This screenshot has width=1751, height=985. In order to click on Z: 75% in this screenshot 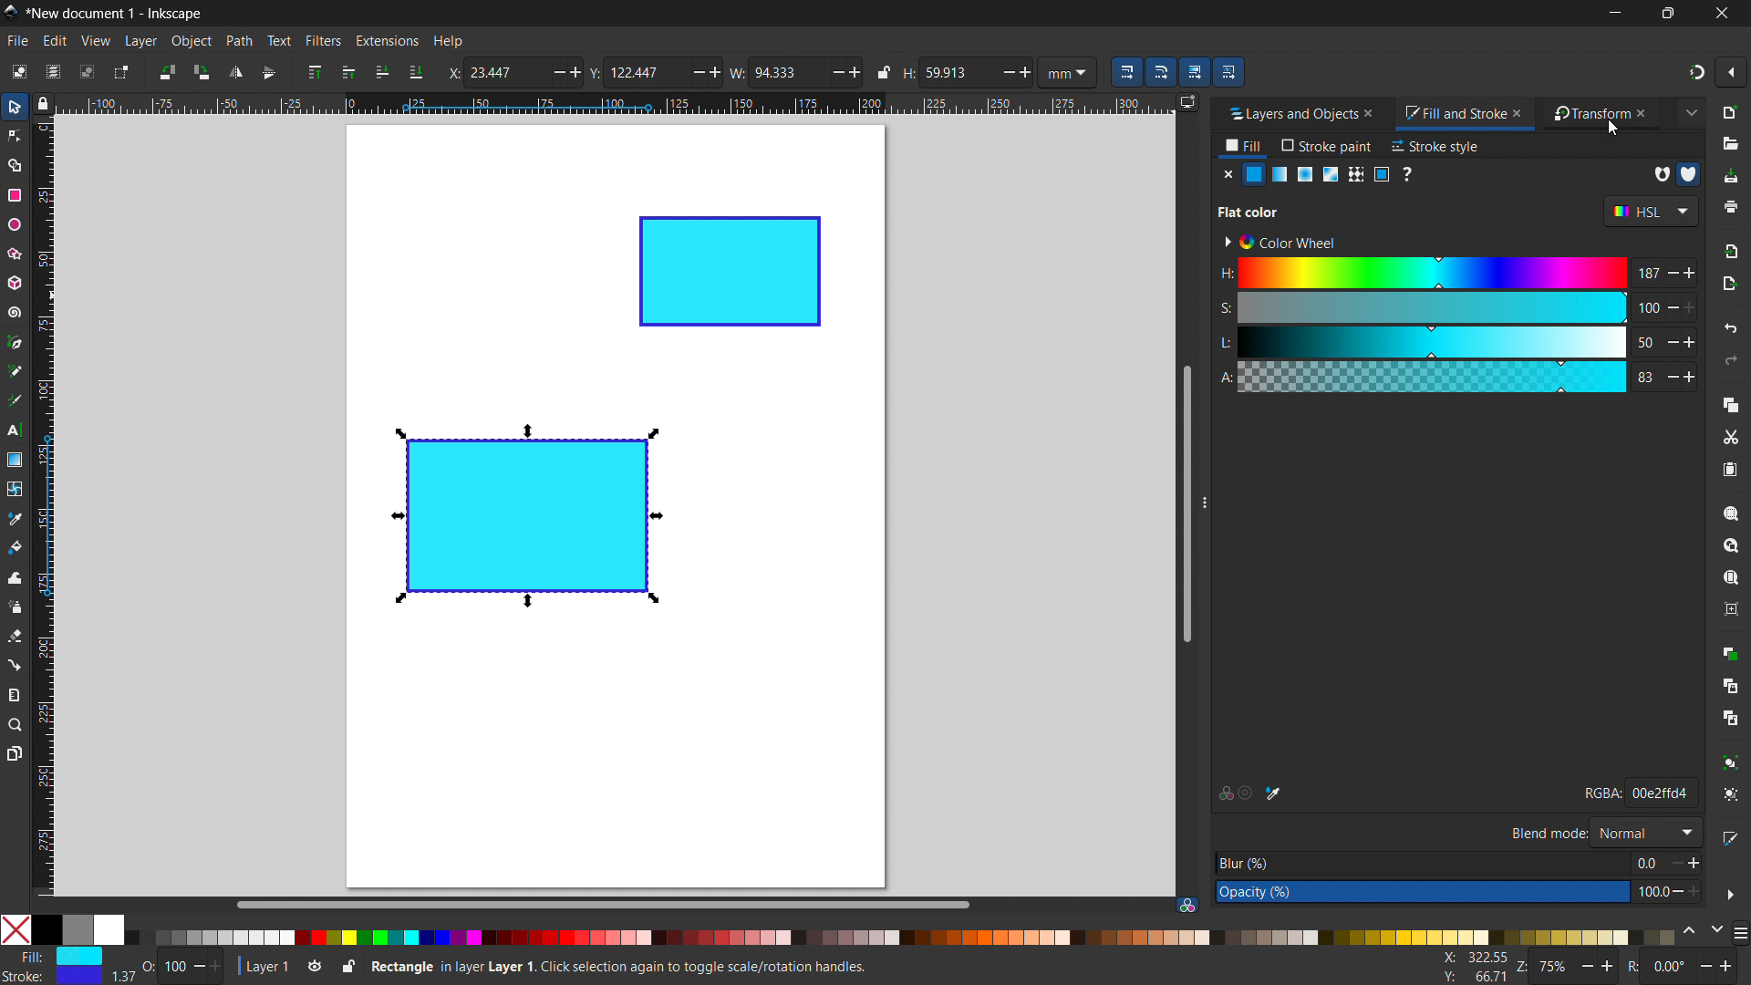, I will do `click(1568, 969)`.